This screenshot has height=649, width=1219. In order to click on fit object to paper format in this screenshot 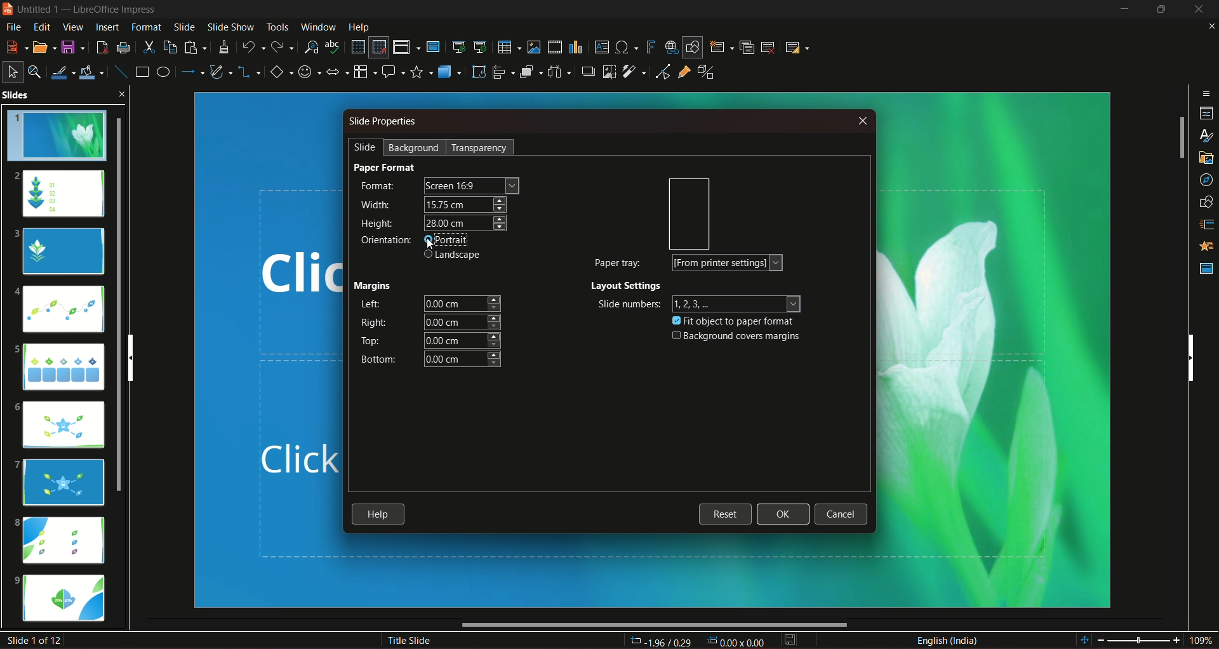, I will do `click(735, 320)`.